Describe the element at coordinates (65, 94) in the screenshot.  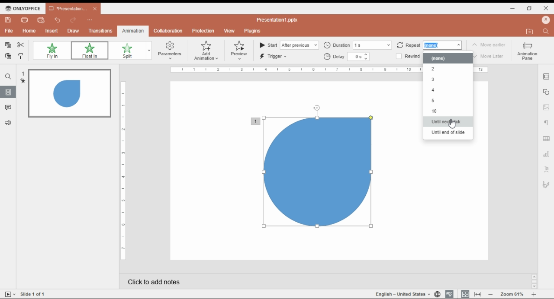
I see `slide 1` at that location.